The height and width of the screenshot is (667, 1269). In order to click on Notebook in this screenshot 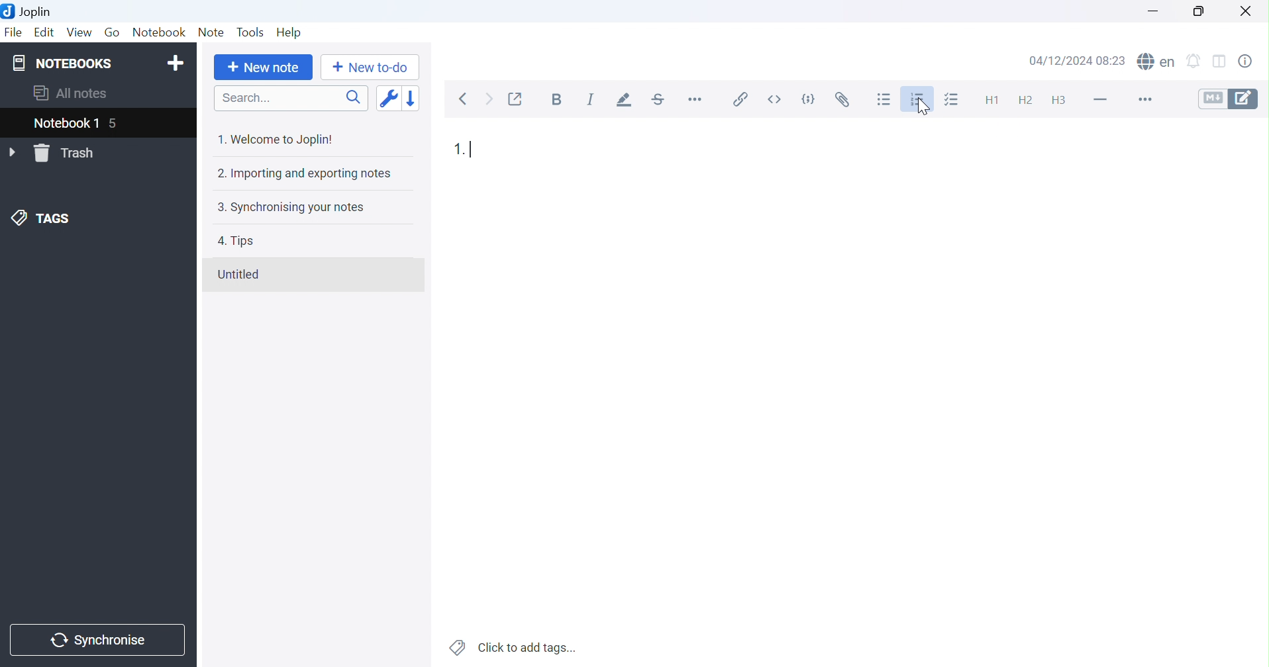, I will do `click(159, 31)`.